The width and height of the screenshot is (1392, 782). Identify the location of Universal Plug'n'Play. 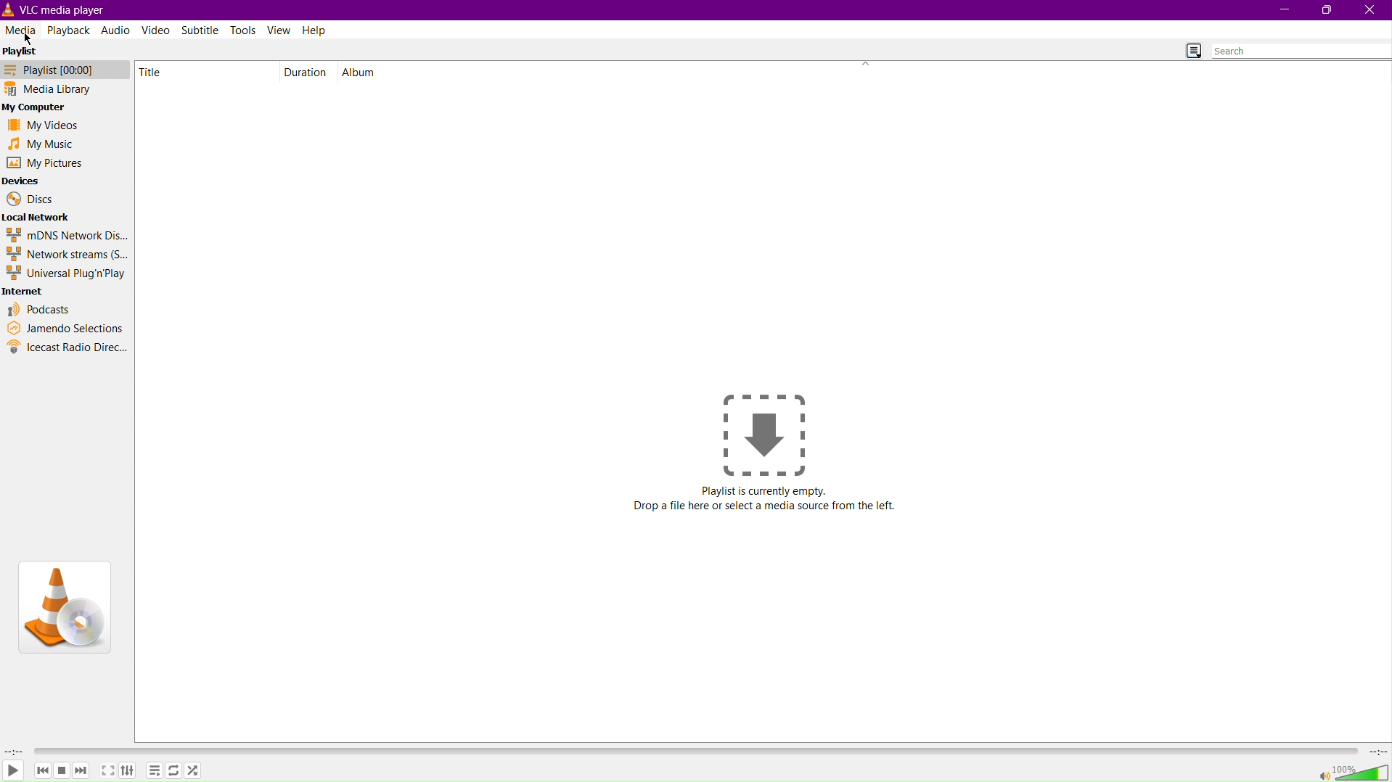
(67, 275).